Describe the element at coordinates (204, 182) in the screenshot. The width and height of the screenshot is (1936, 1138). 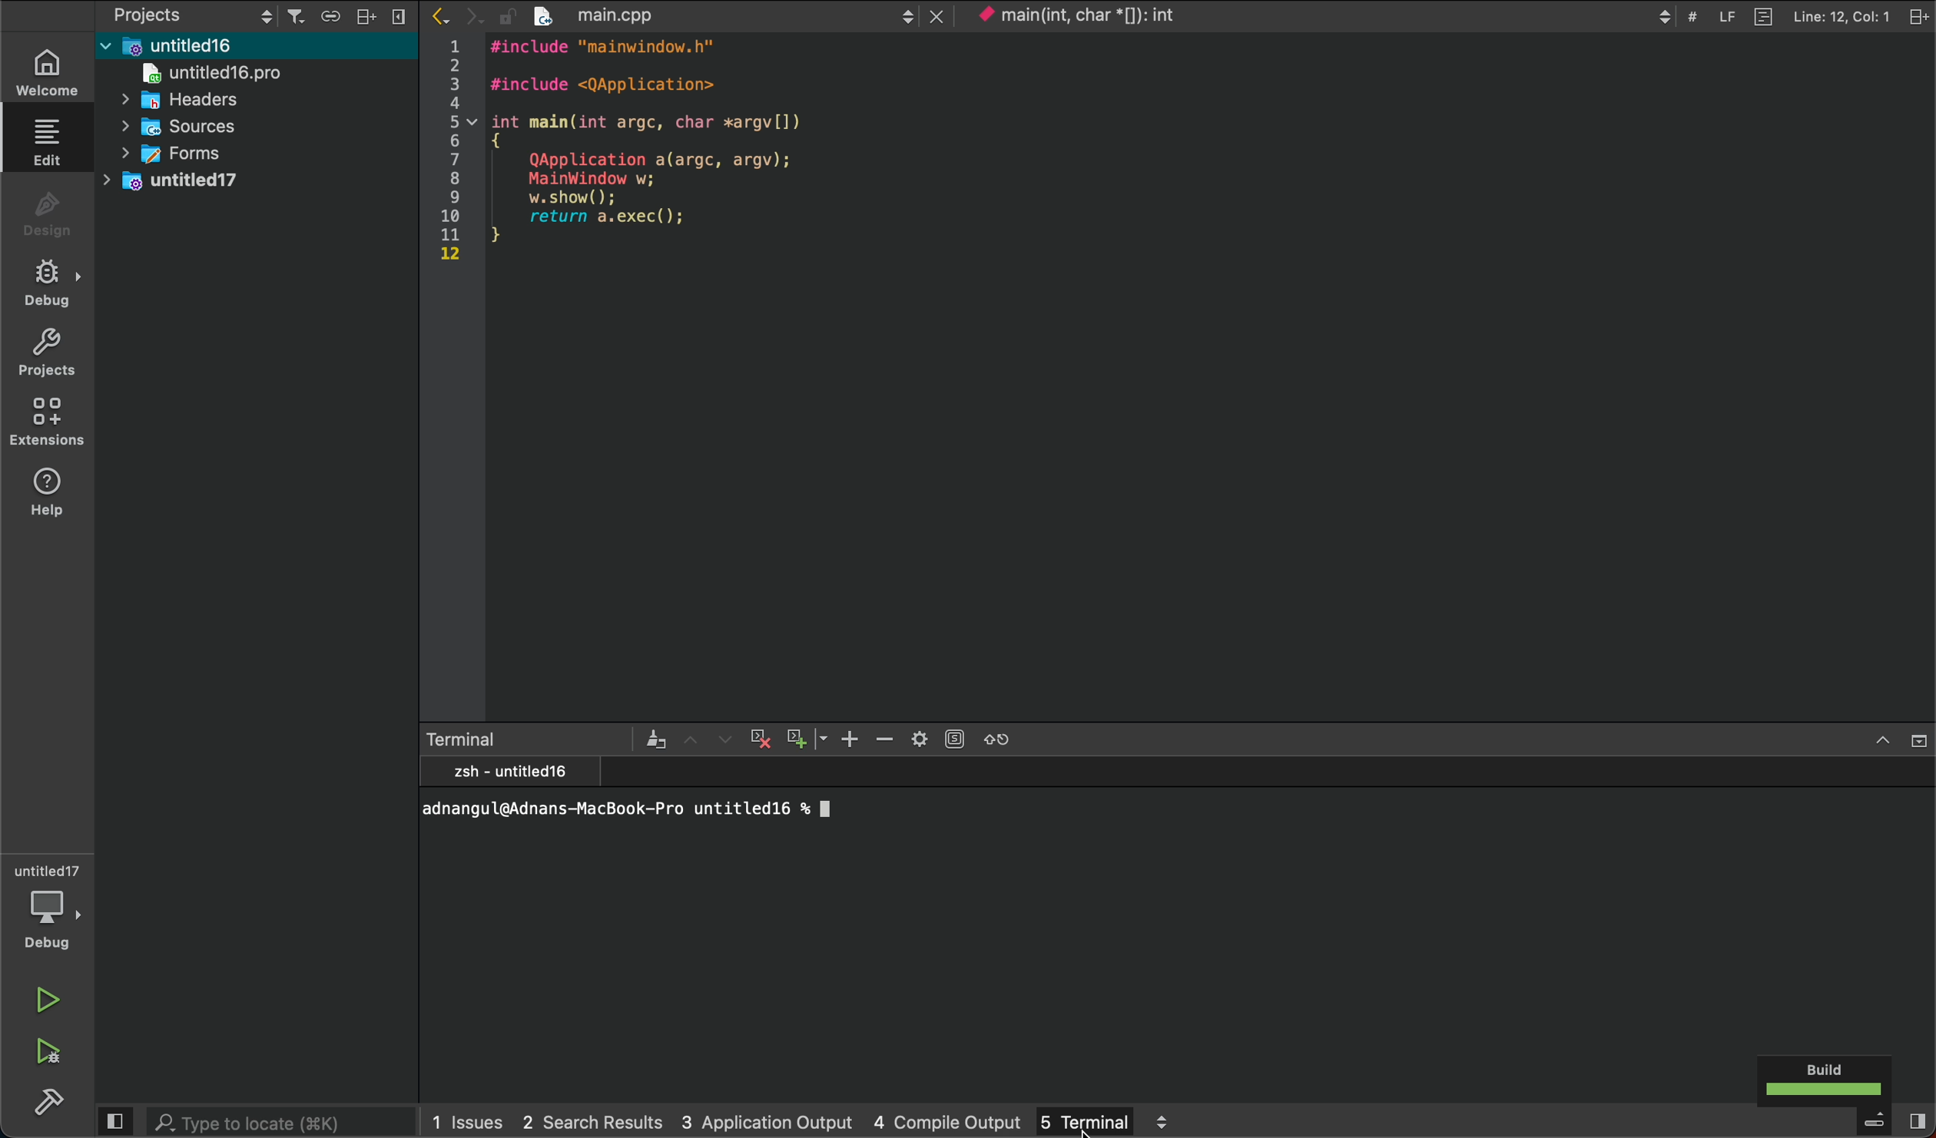
I see `untitled 17` at that location.